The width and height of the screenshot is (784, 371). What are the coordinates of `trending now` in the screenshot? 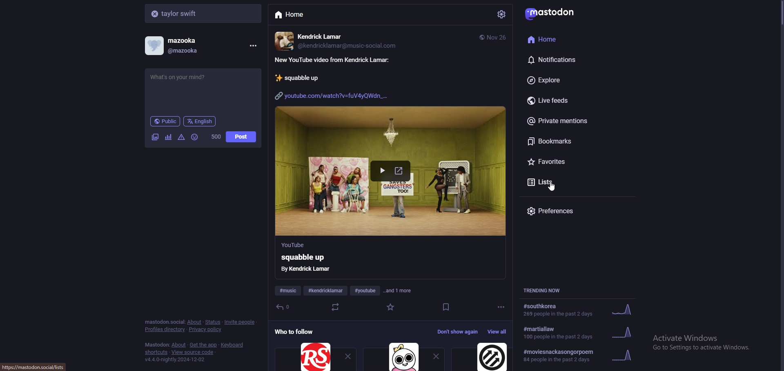 It's located at (546, 290).